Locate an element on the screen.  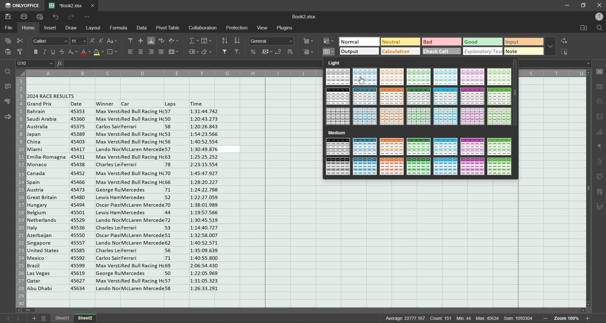
sort ascending is located at coordinates (225, 41).